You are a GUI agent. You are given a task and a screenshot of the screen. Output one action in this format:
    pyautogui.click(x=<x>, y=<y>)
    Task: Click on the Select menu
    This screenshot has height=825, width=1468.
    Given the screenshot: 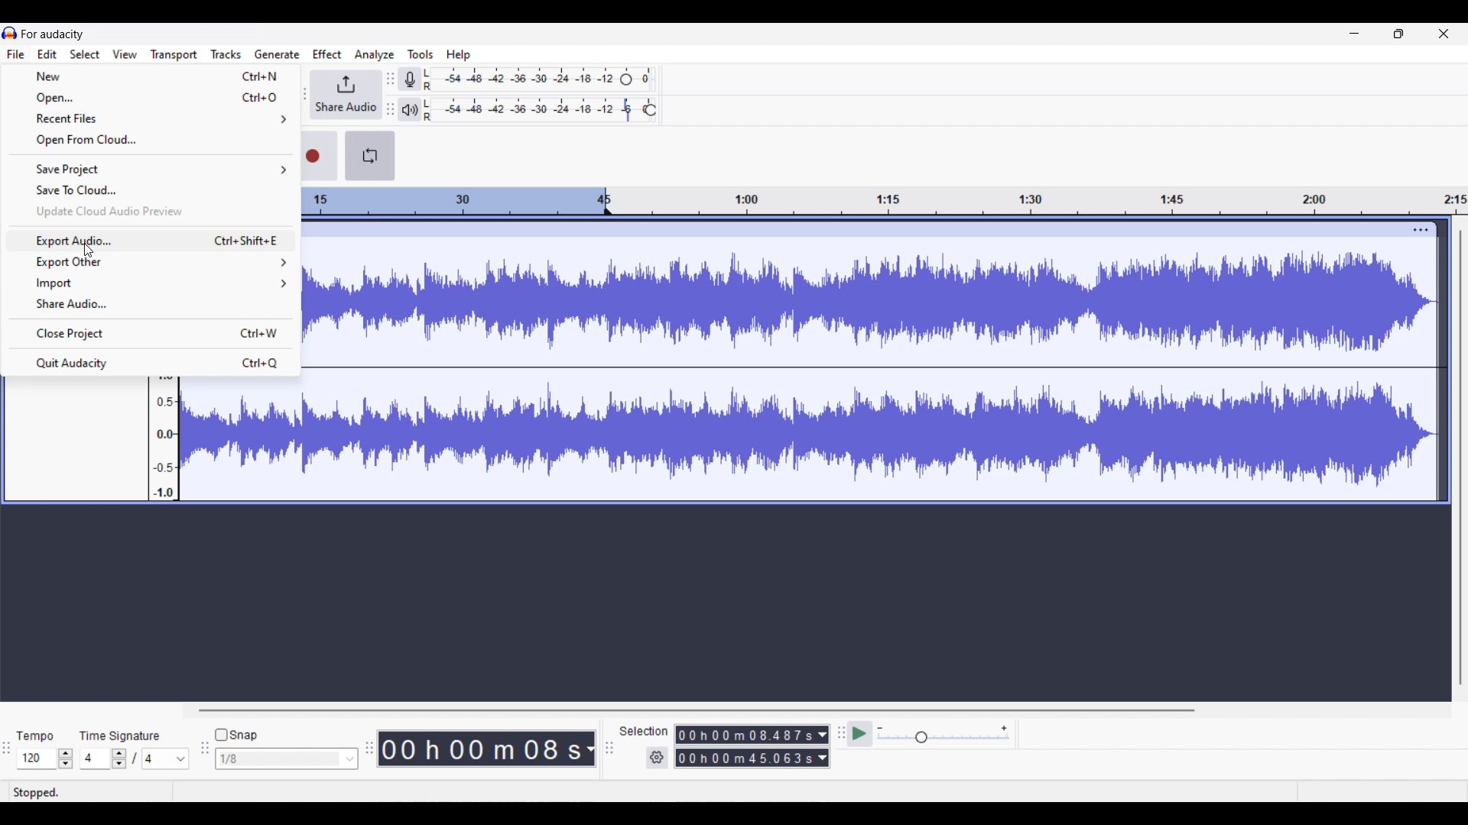 What is the action you would take?
    pyautogui.click(x=85, y=54)
    